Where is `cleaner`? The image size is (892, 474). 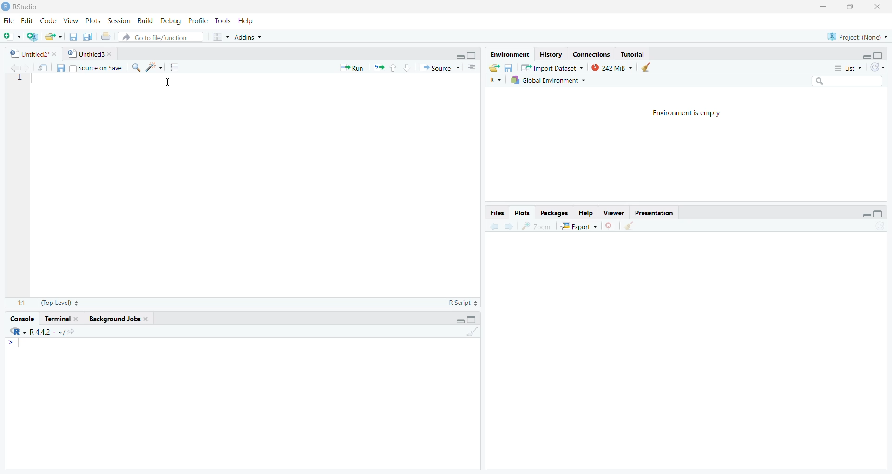 cleaner is located at coordinates (629, 226).